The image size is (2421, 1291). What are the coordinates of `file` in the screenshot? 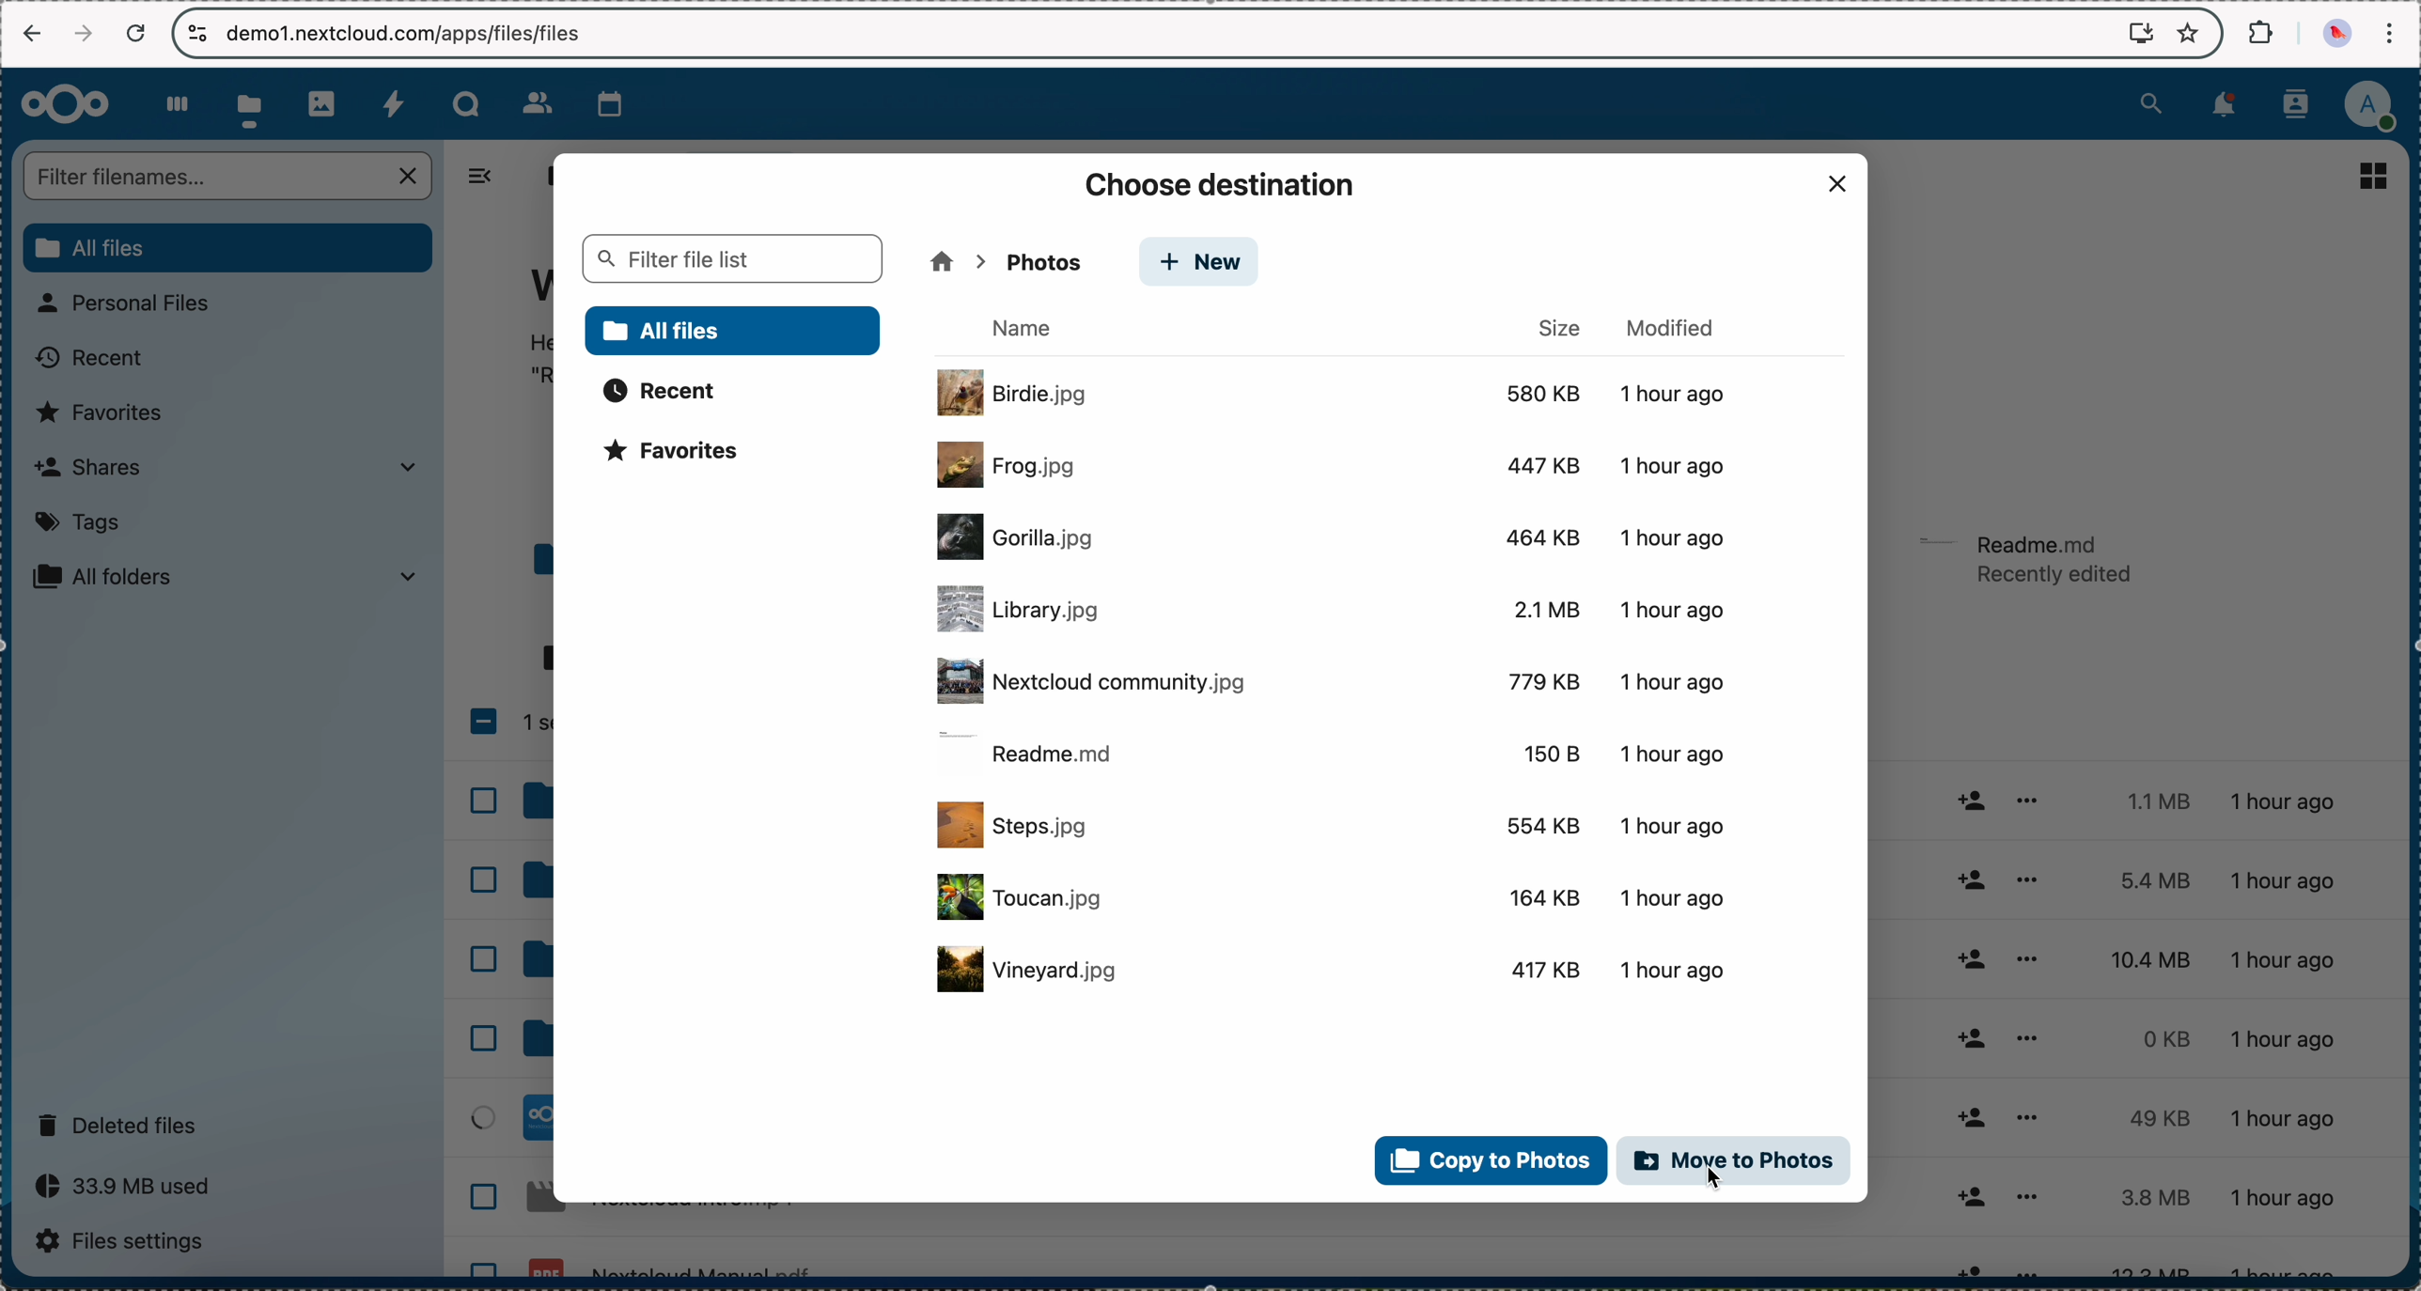 It's located at (1335, 751).